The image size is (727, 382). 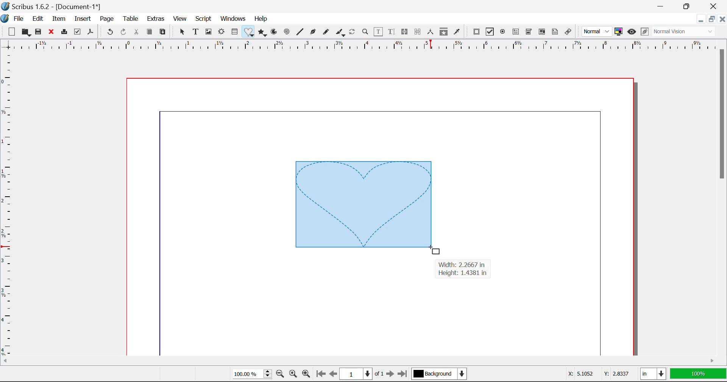 What do you see at coordinates (598, 31) in the screenshot?
I see `Normal` at bounding box center [598, 31].